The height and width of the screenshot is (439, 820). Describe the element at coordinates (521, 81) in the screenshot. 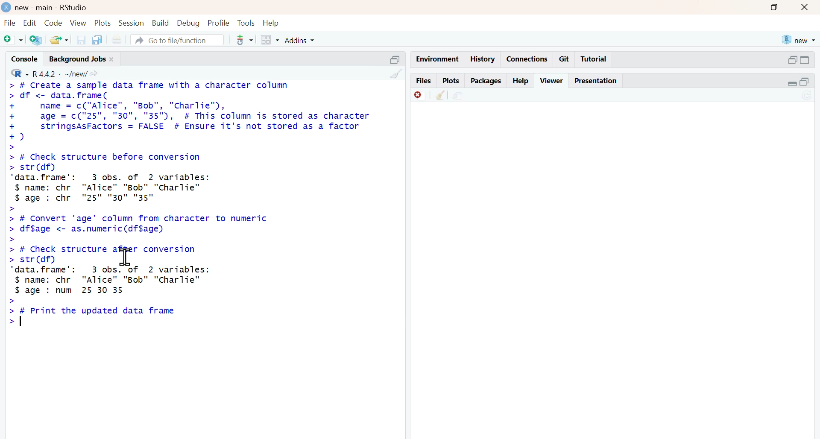

I see `help` at that location.